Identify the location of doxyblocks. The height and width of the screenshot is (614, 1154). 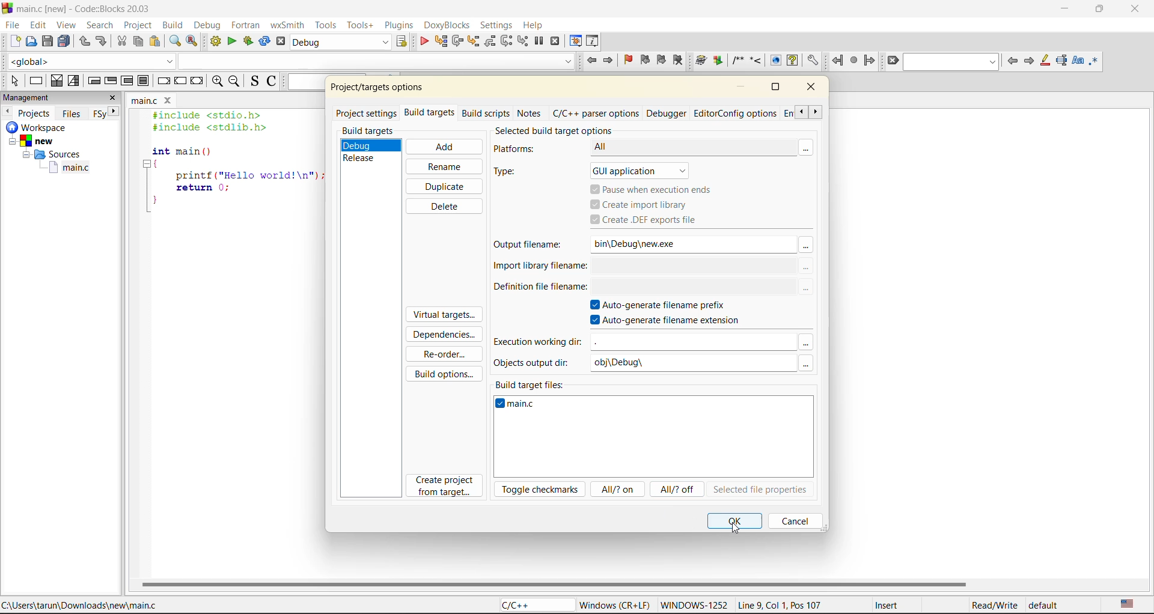
(446, 25).